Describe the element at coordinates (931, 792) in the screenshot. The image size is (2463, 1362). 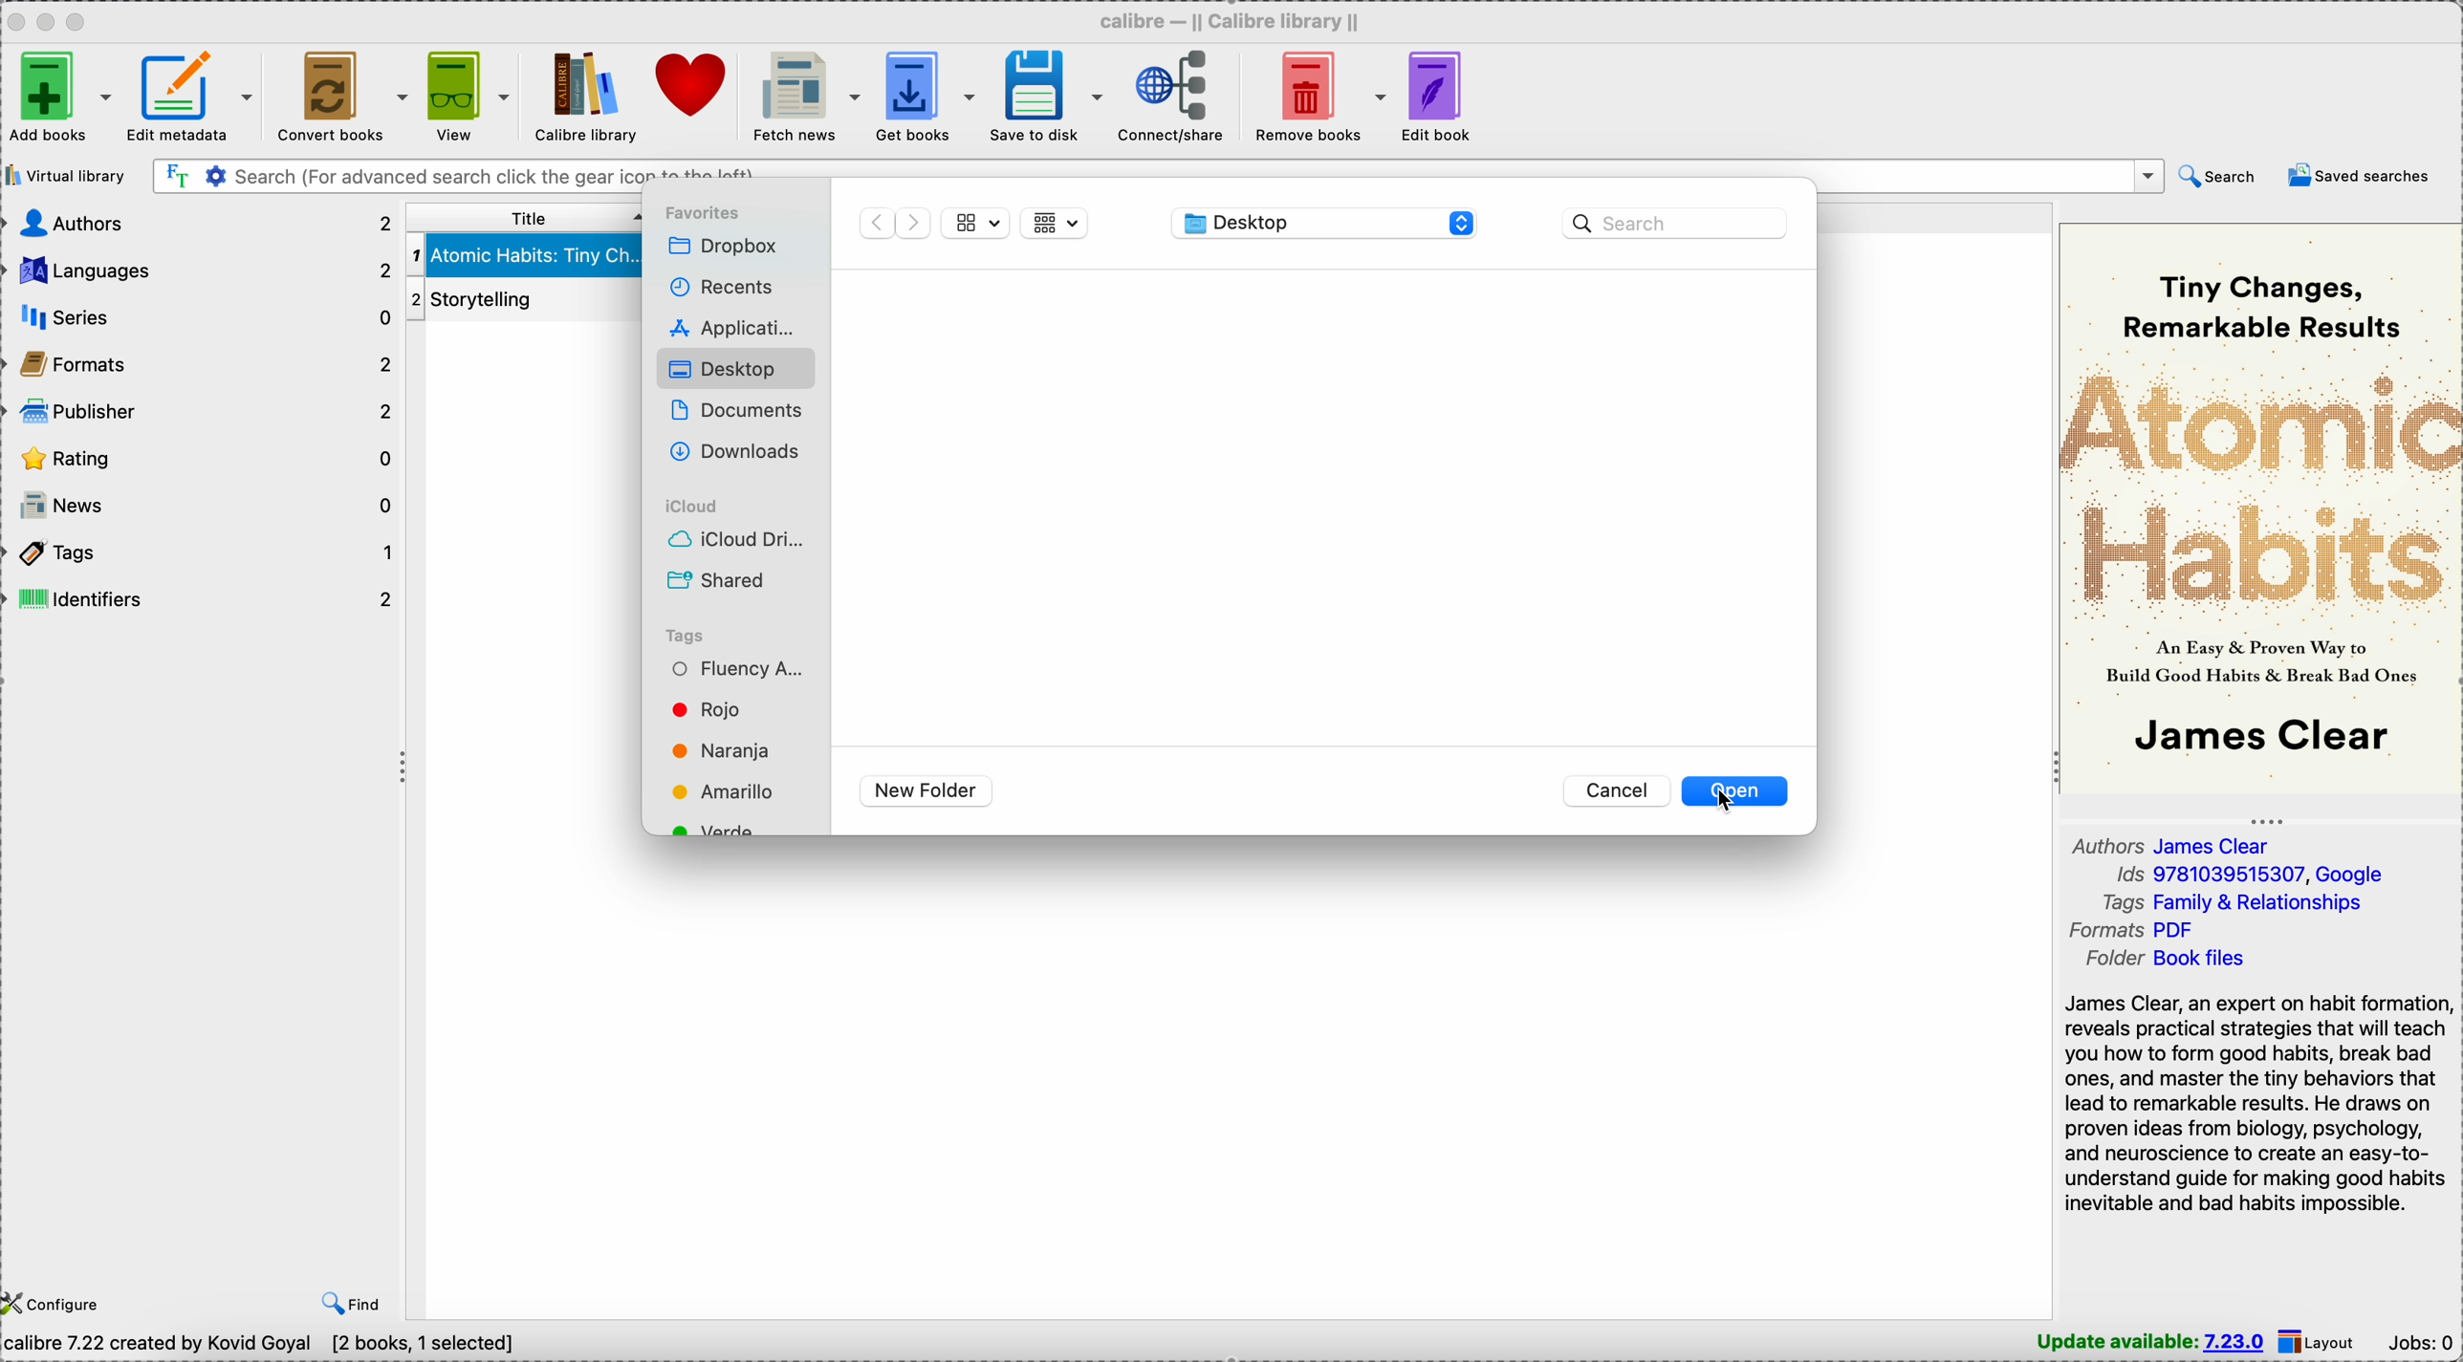
I see `new folder` at that location.